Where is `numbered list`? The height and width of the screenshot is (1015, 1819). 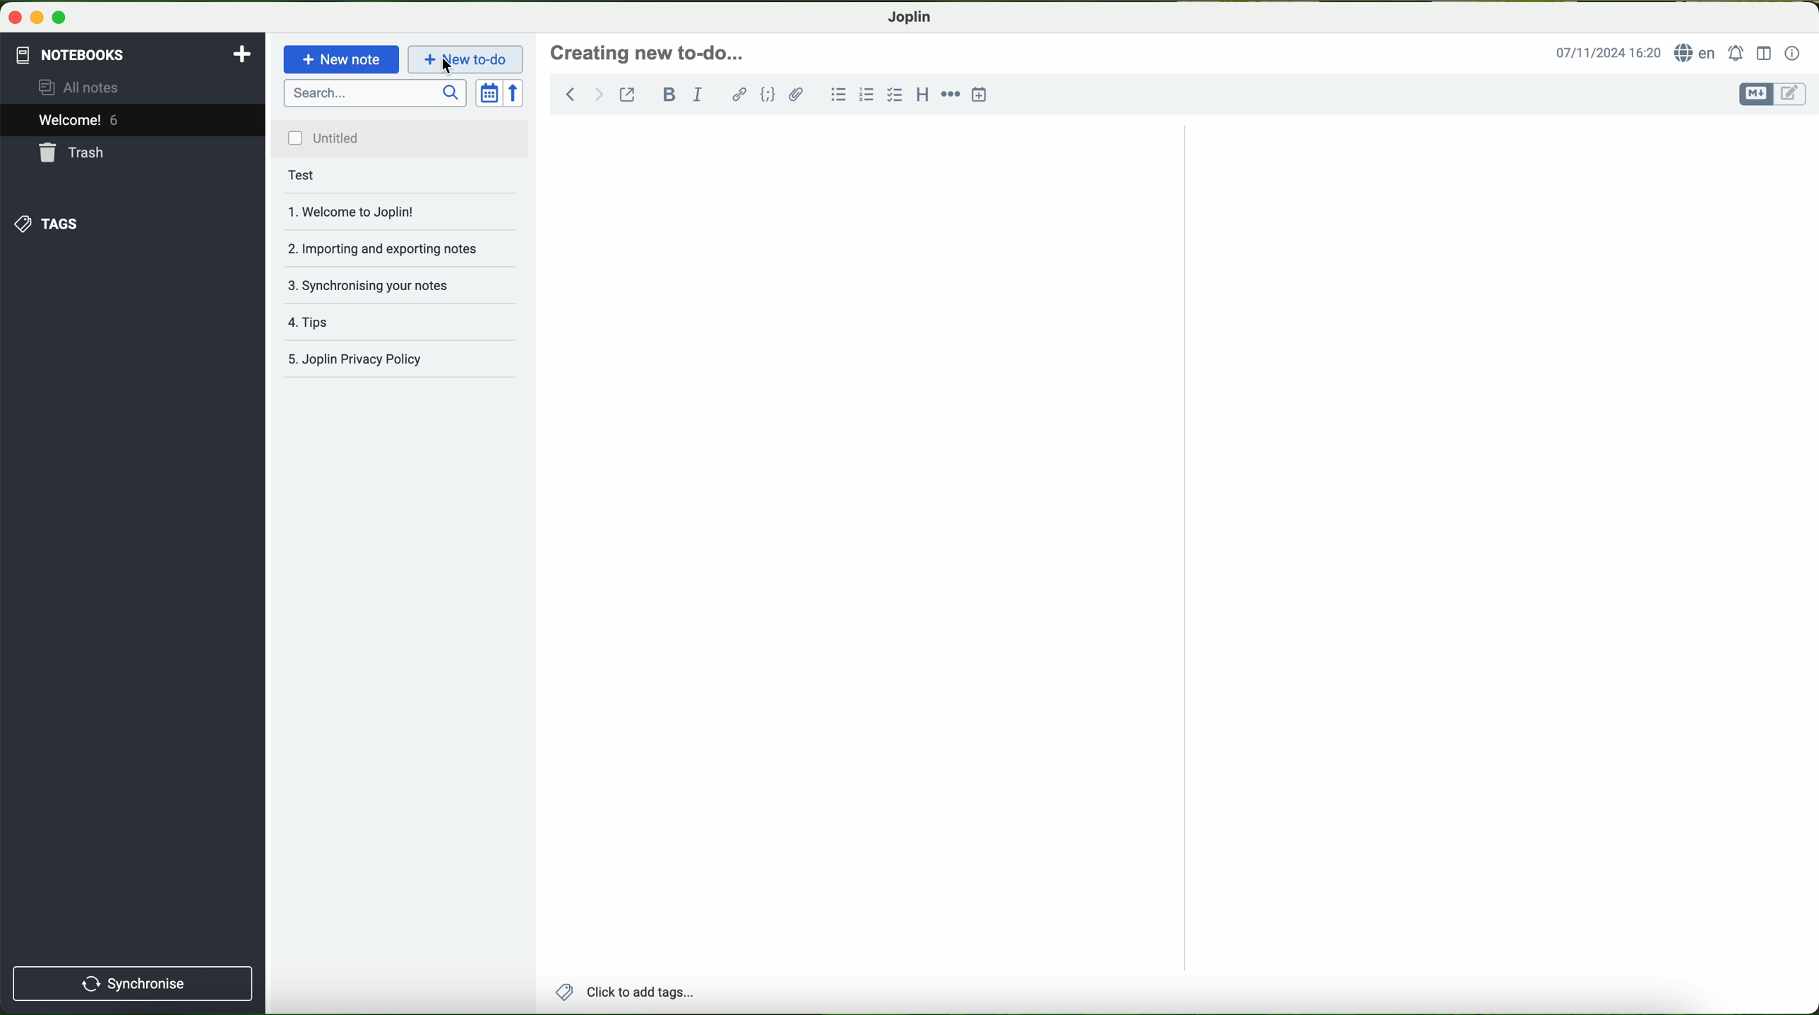
numbered list is located at coordinates (865, 94).